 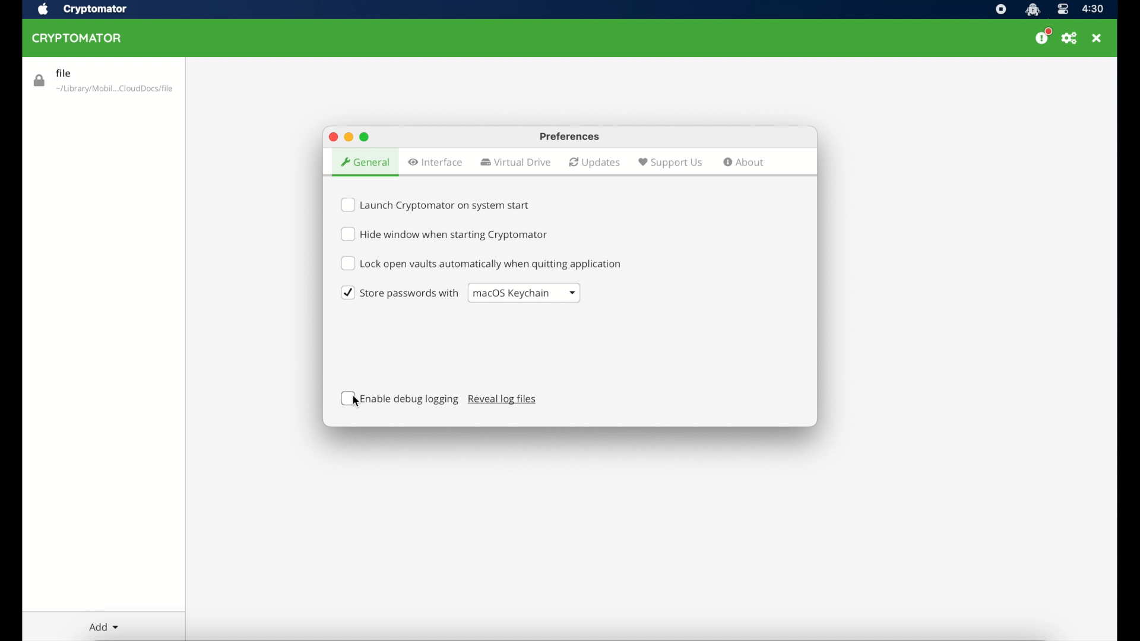 What do you see at coordinates (449, 236) in the screenshot?
I see `Hide window when starting Cryptomator` at bounding box center [449, 236].